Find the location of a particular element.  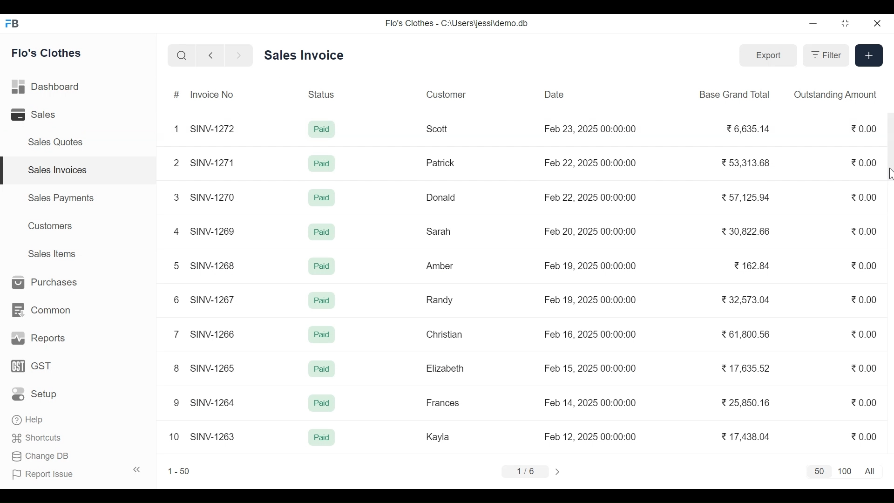

Sales Items is located at coordinates (51, 253).